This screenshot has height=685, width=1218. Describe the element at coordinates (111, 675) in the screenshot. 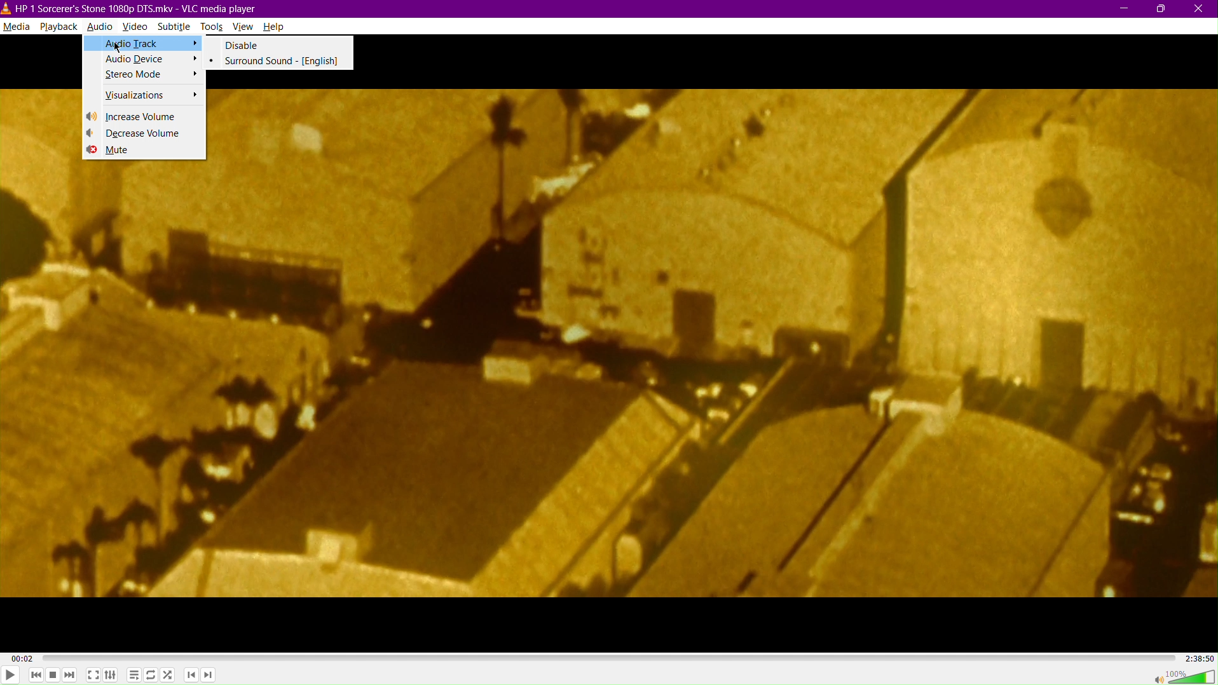

I see `Advanced Settings` at that location.